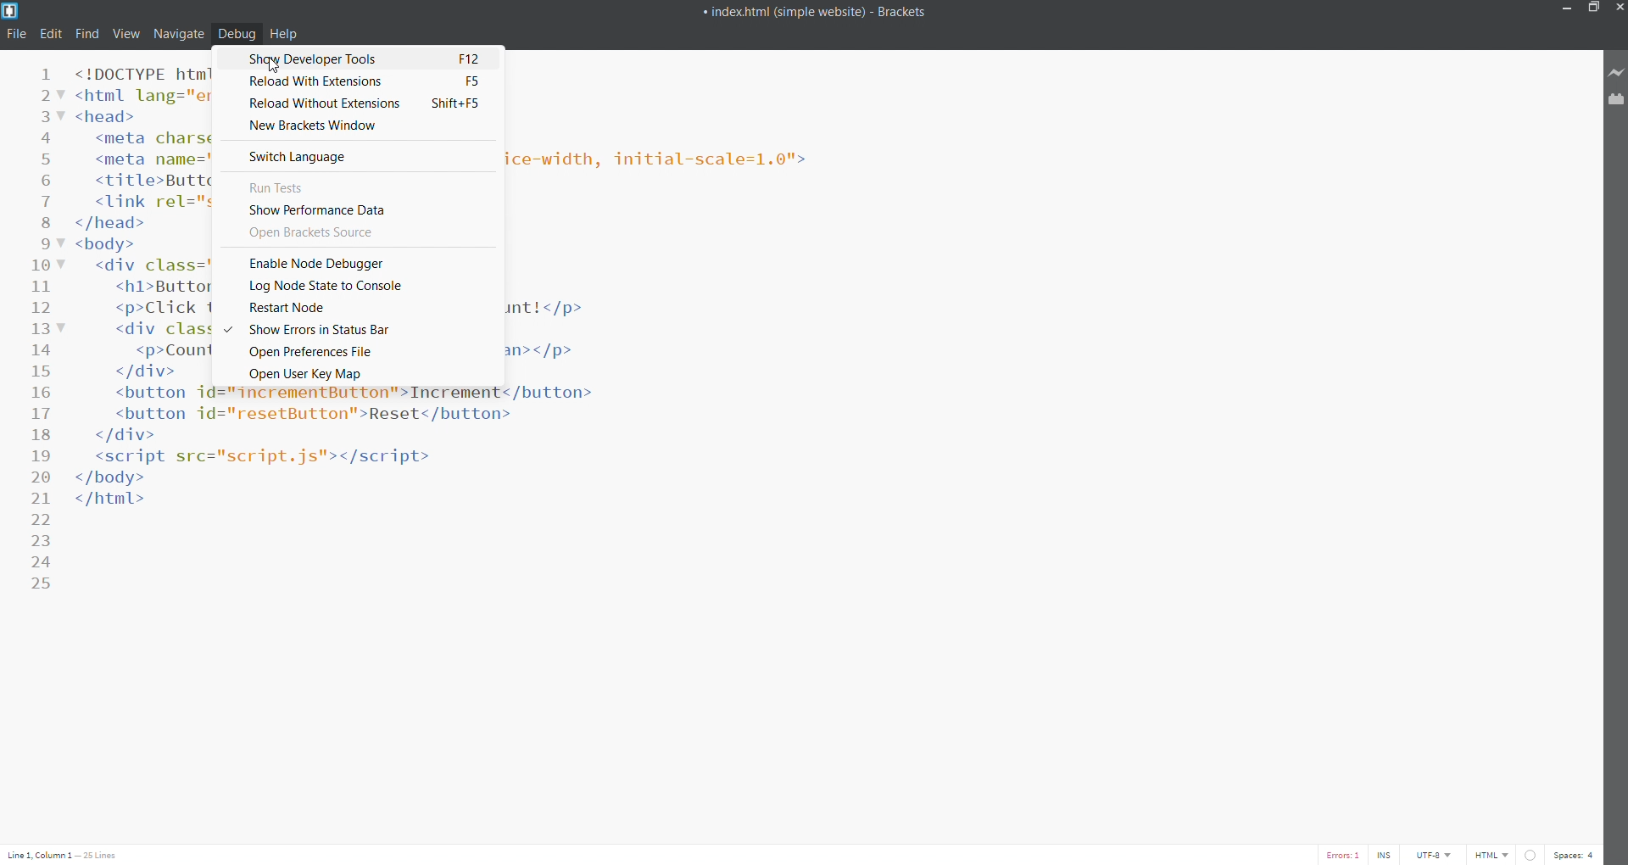 This screenshot has height=865, width=1628. I want to click on log node state to console, so click(353, 284).